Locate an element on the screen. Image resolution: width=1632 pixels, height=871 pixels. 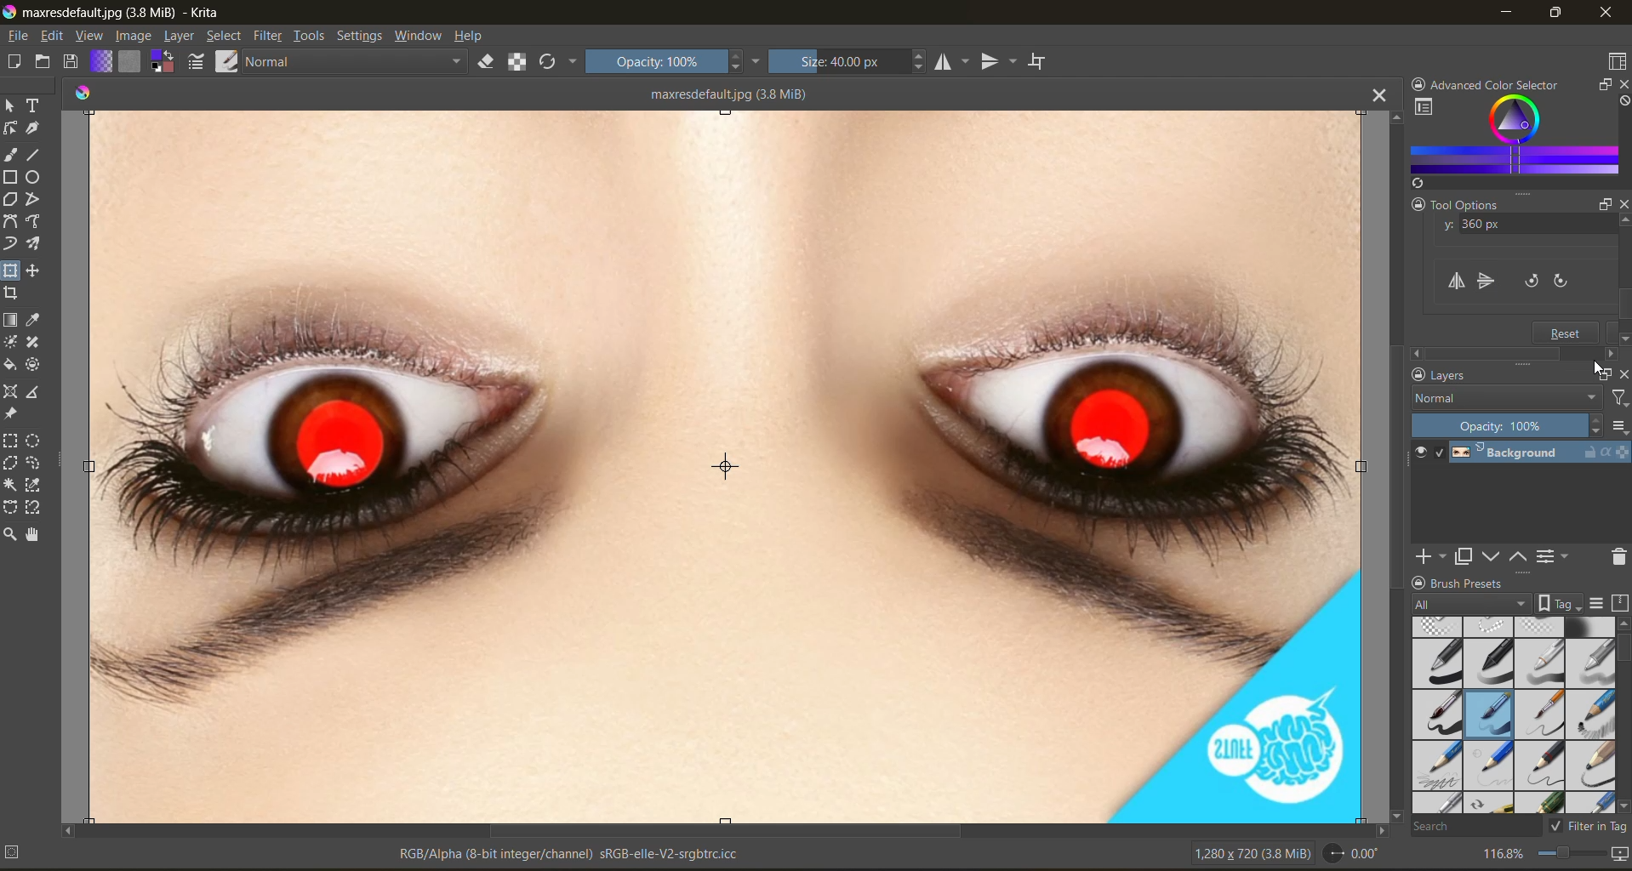
opacity is located at coordinates (1508, 424).